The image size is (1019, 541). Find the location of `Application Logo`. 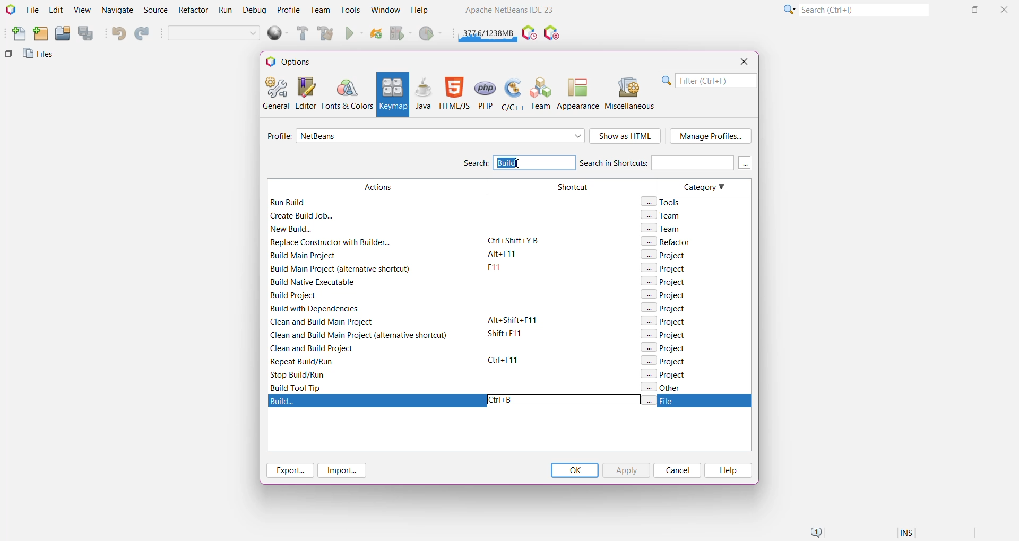

Application Logo is located at coordinates (10, 10).